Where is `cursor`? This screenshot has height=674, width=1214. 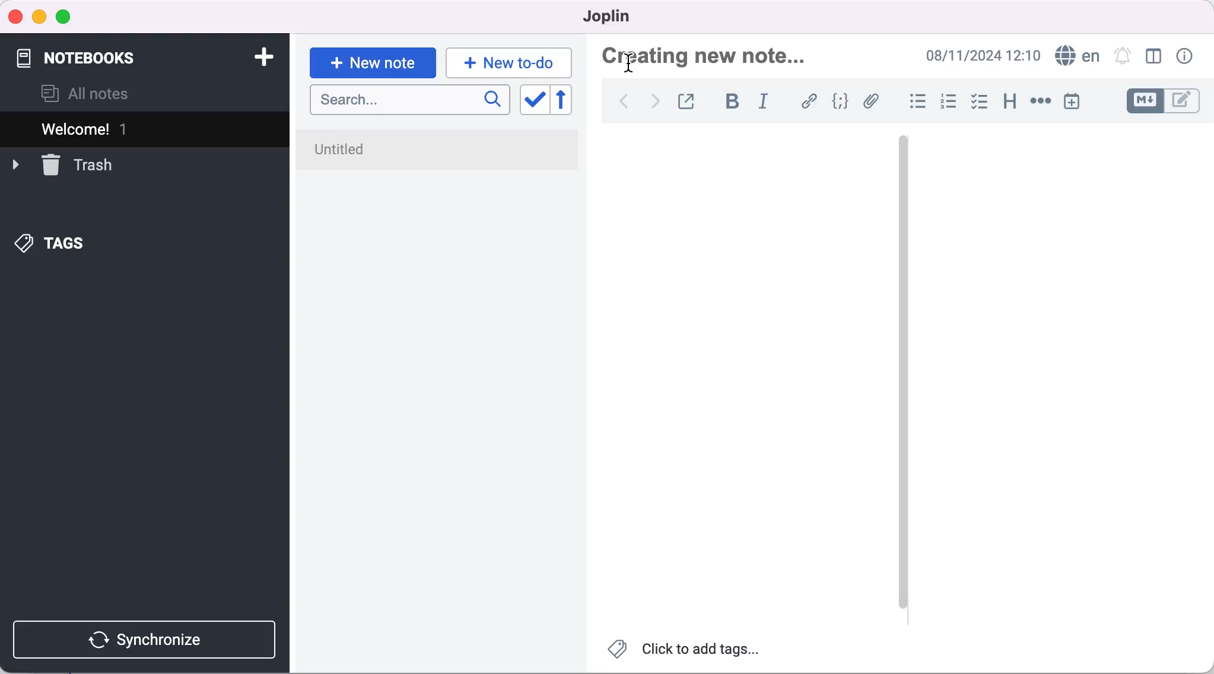
cursor is located at coordinates (628, 62).